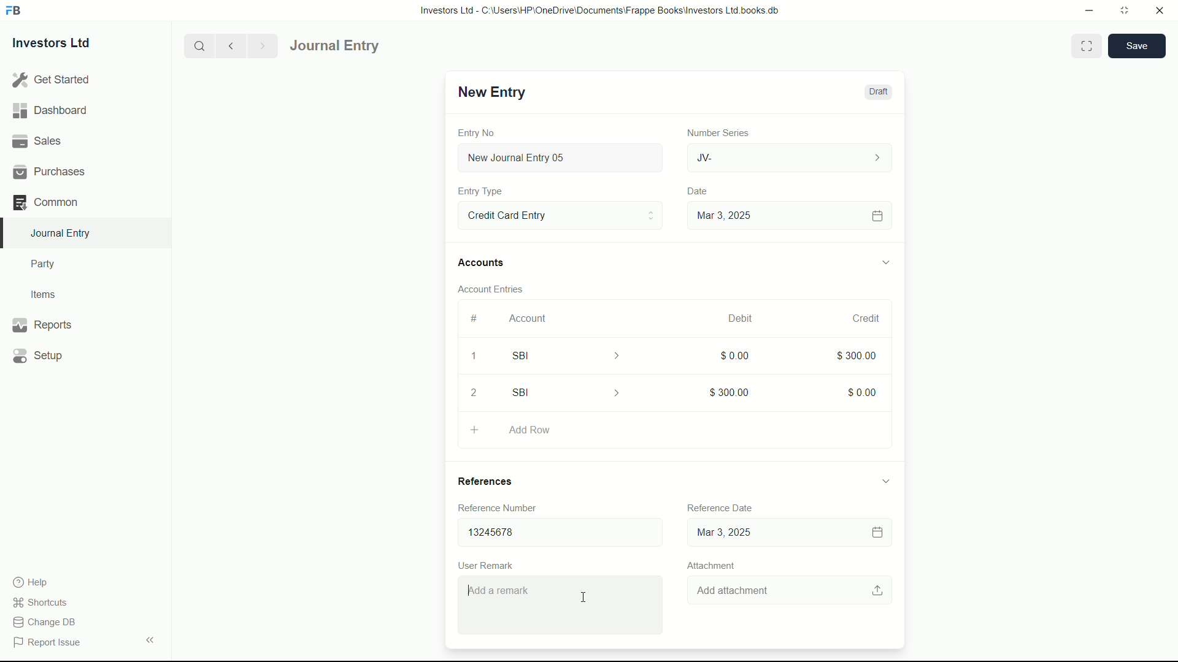 The width and height of the screenshot is (1178, 662). What do you see at coordinates (674, 428) in the screenshot?
I see `Add Row` at bounding box center [674, 428].